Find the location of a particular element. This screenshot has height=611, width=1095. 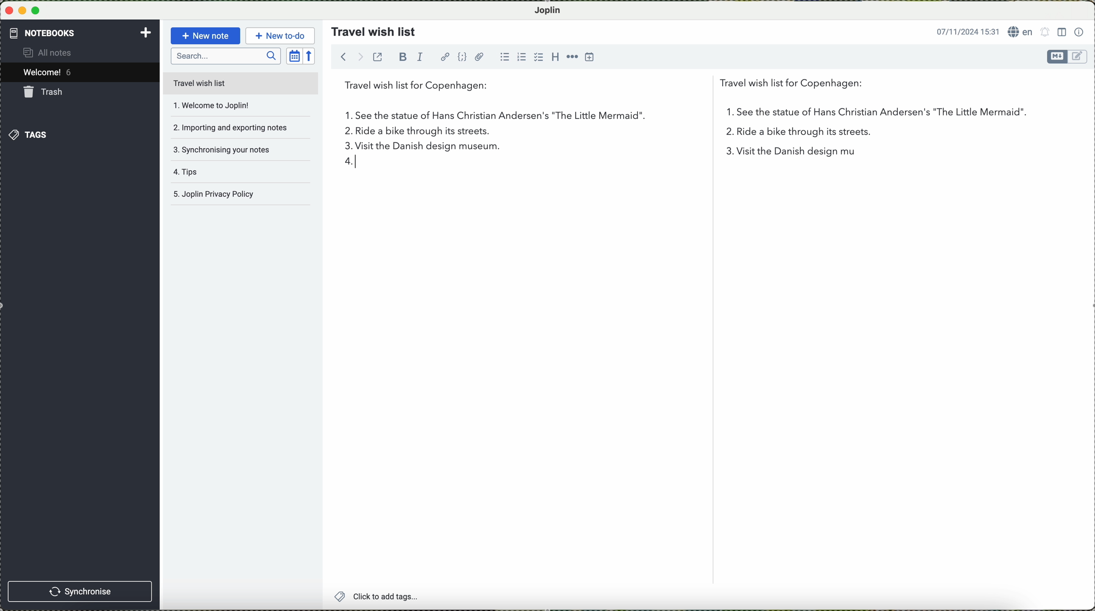

toggle sort order field is located at coordinates (294, 55).